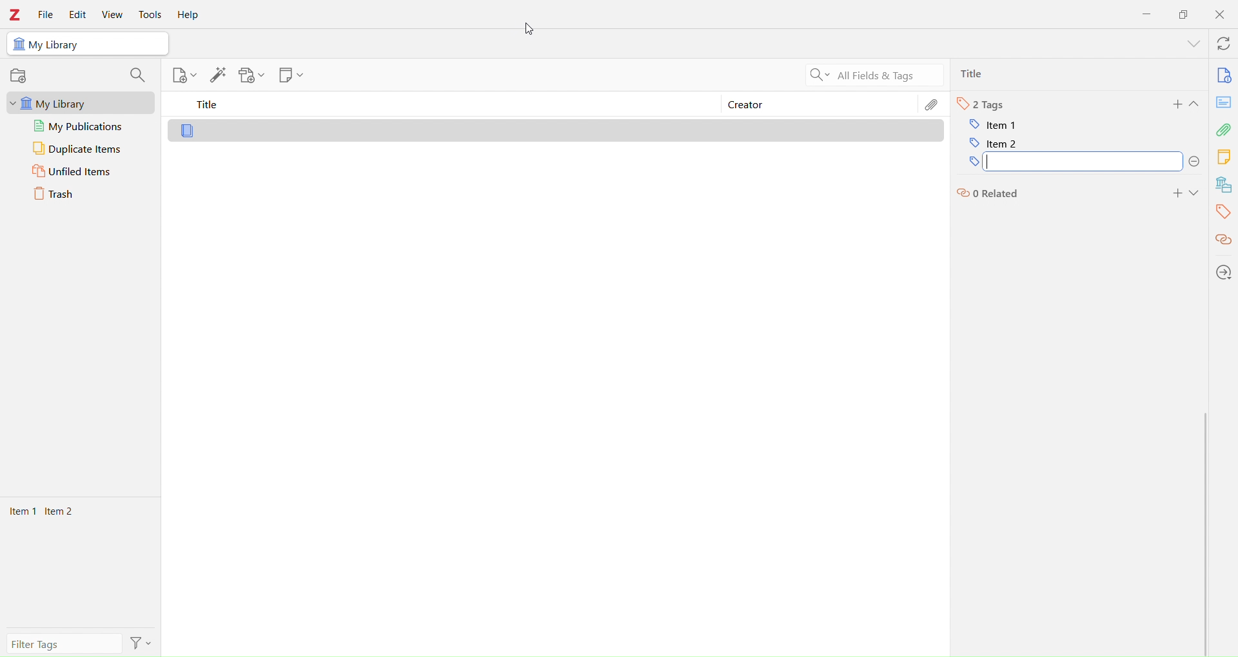 The height and width of the screenshot is (657, 1238). I want to click on Close, so click(1221, 14).